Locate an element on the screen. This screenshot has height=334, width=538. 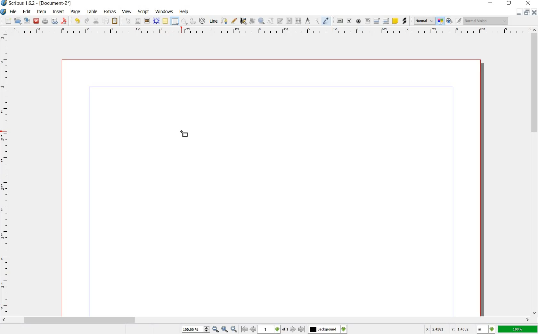
CLOSE is located at coordinates (36, 21).